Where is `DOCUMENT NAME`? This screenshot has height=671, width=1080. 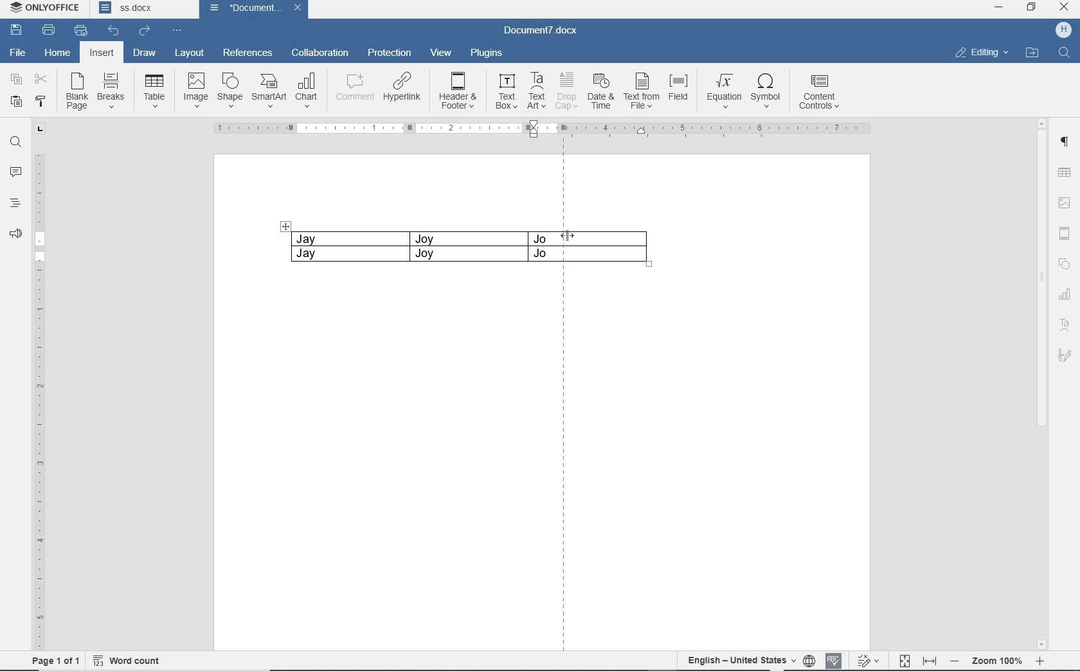 DOCUMENT NAME is located at coordinates (543, 32).